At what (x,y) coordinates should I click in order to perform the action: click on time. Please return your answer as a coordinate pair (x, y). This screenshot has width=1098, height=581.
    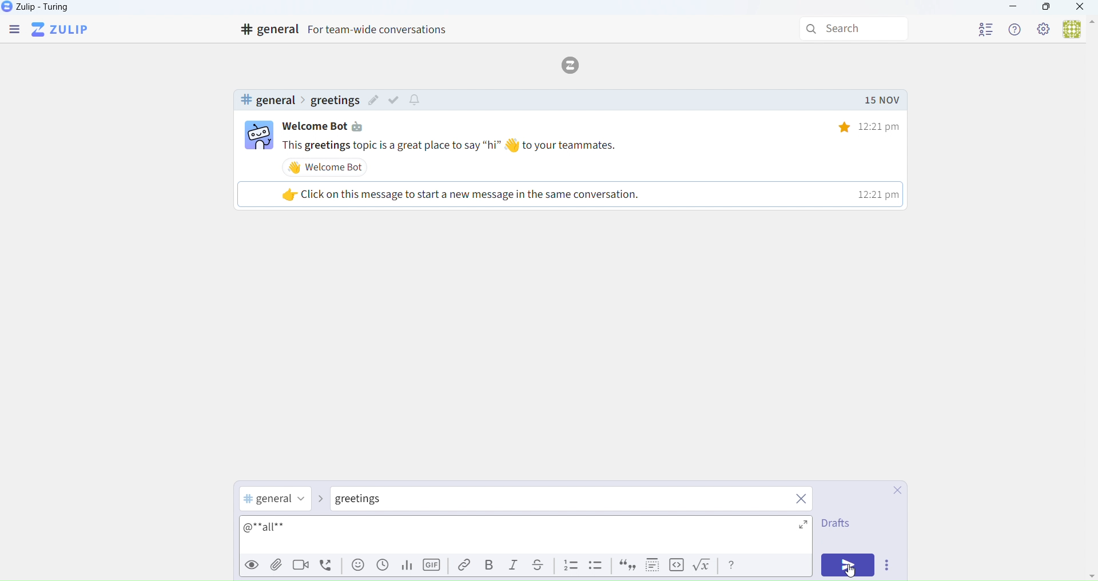
    Looking at the image, I should click on (861, 126).